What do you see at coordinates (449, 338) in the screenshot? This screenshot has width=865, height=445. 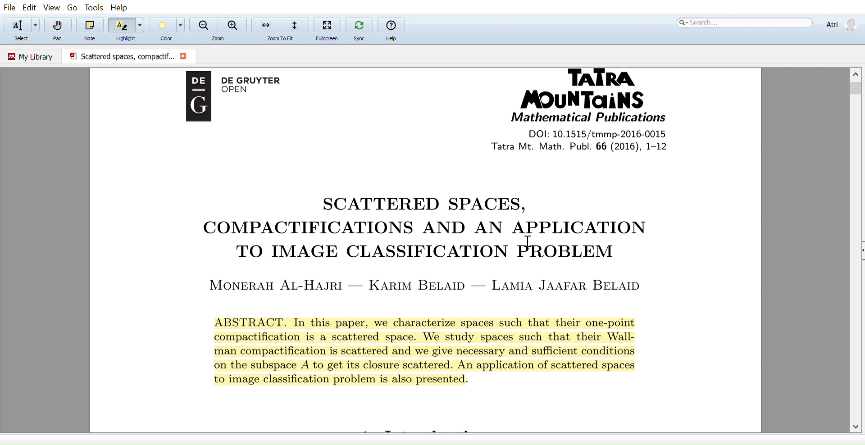 I see `compactification is a scattered space. We study spaces such that their Wall-` at bounding box center [449, 338].